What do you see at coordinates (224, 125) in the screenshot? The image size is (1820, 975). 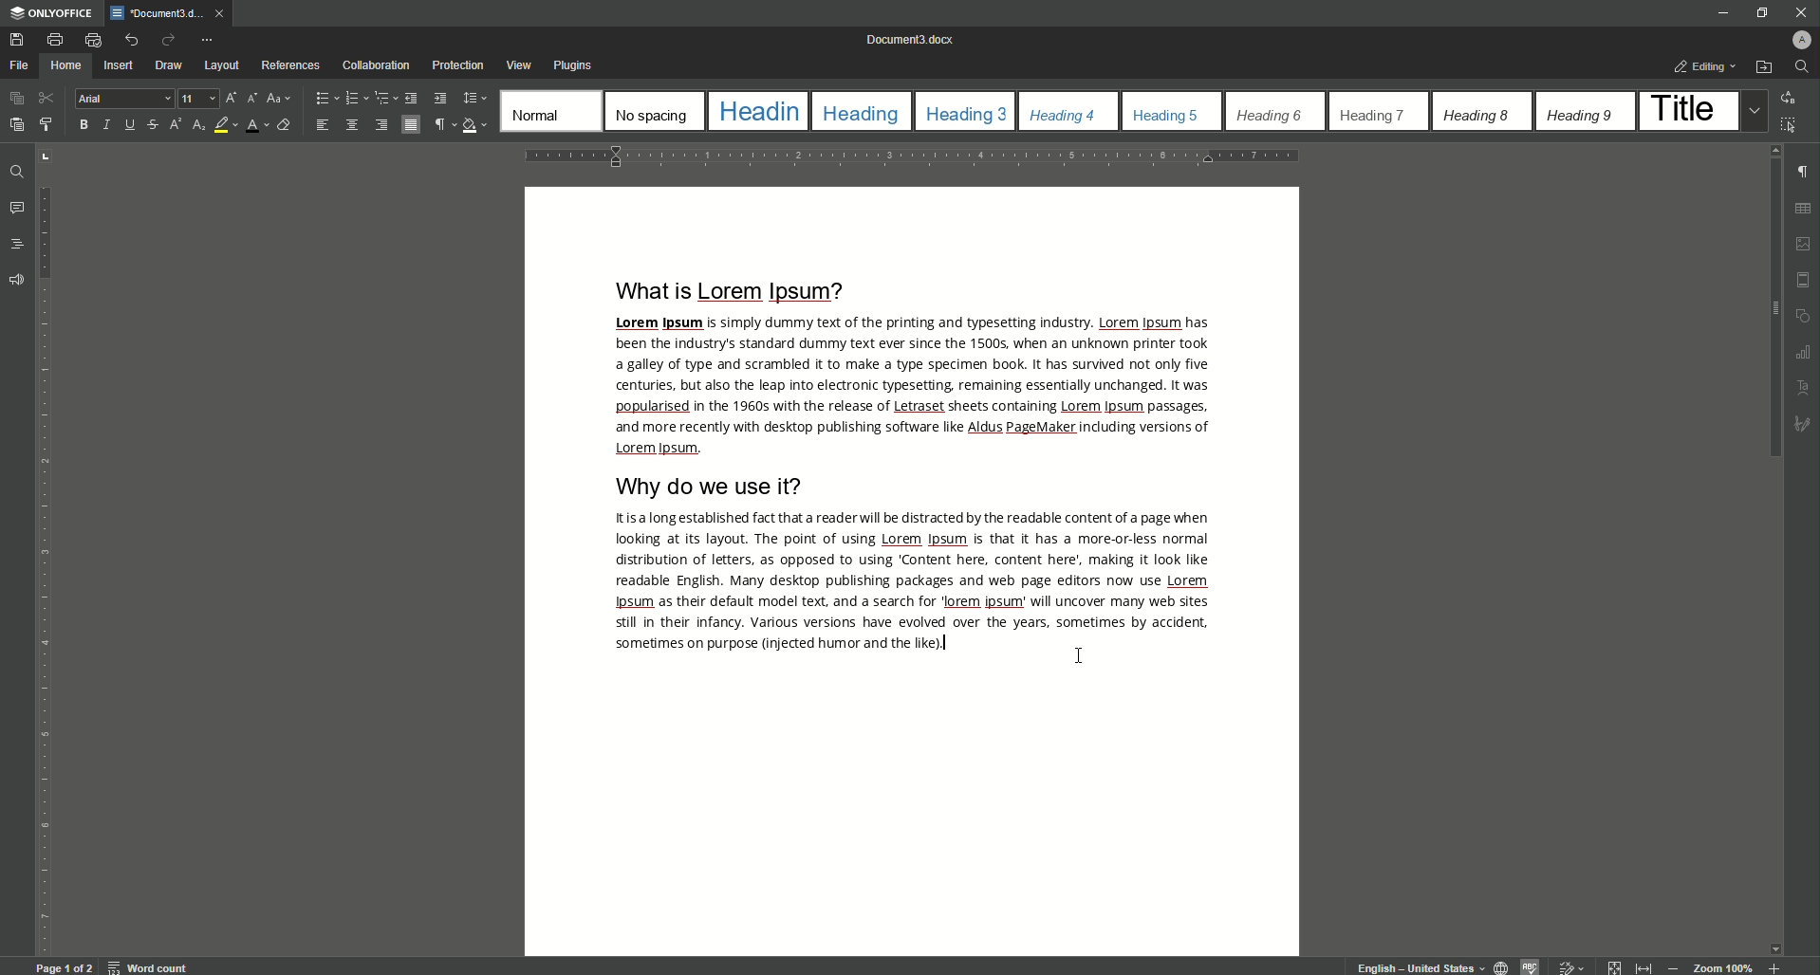 I see `Highlight Color` at bounding box center [224, 125].